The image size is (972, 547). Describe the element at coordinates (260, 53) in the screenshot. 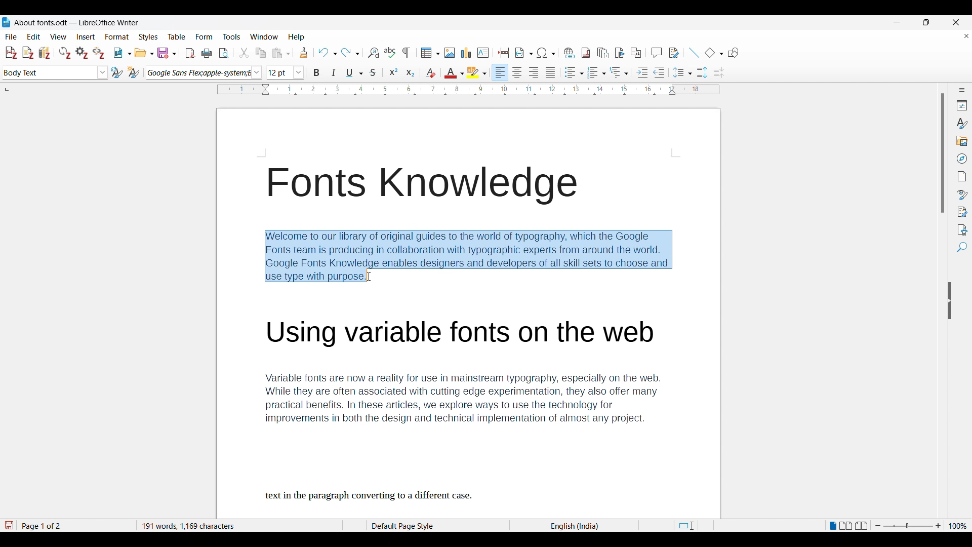

I see `Copy` at that location.